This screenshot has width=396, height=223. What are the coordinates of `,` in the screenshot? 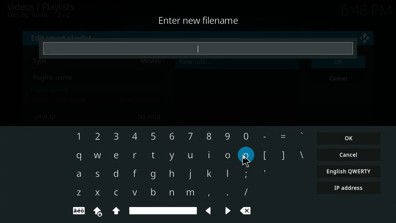 It's located at (207, 193).